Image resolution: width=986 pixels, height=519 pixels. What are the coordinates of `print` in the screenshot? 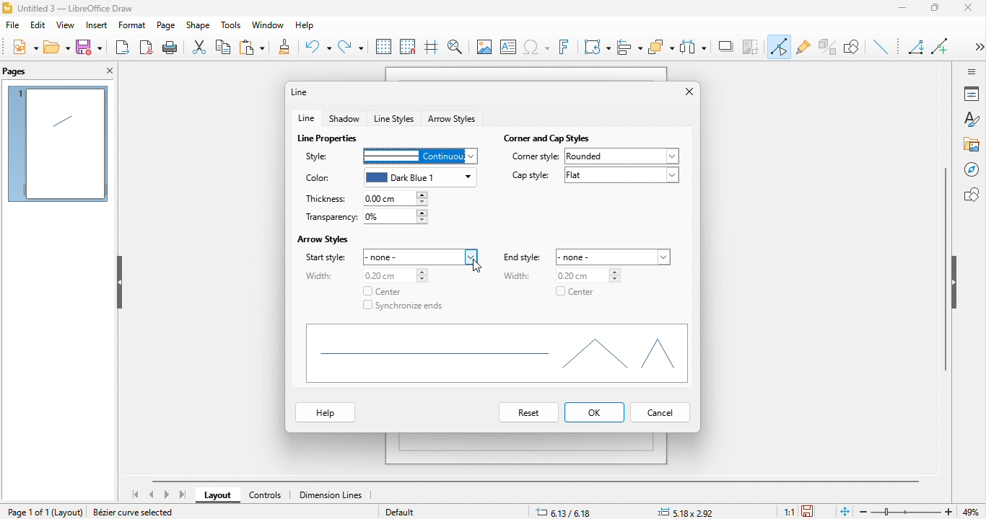 It's located at (170, 48).